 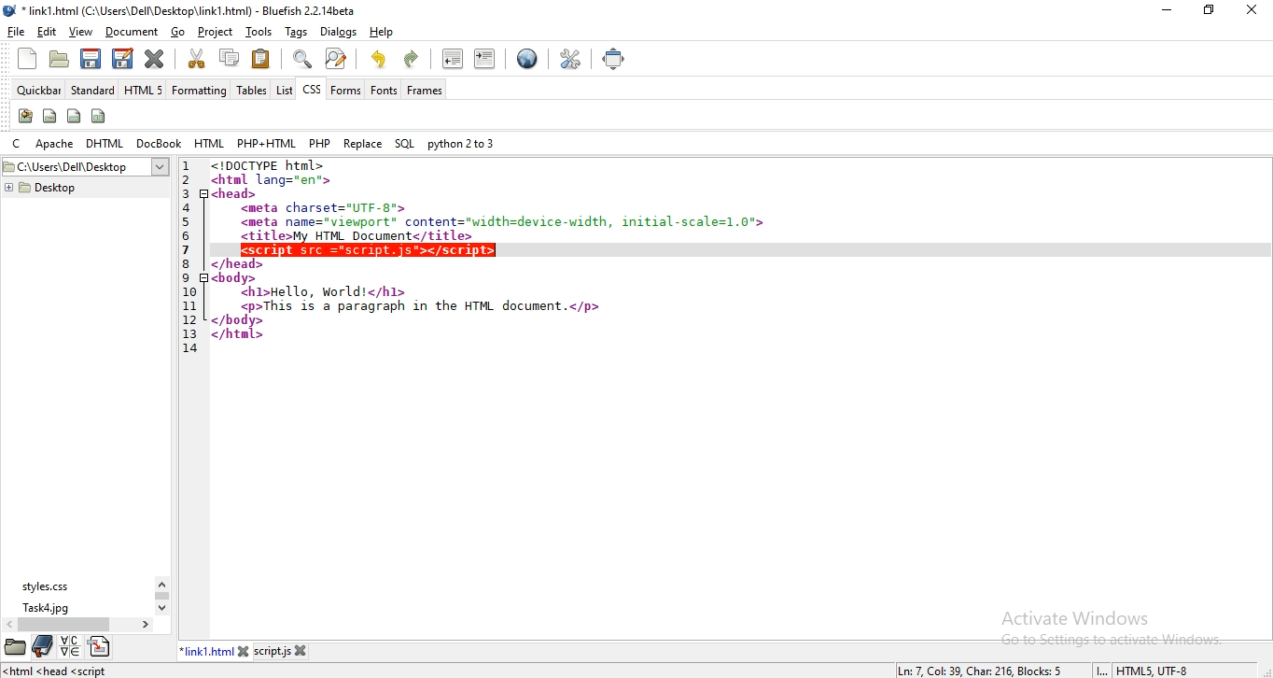 I want to click on file, so click(x=16, y=30).